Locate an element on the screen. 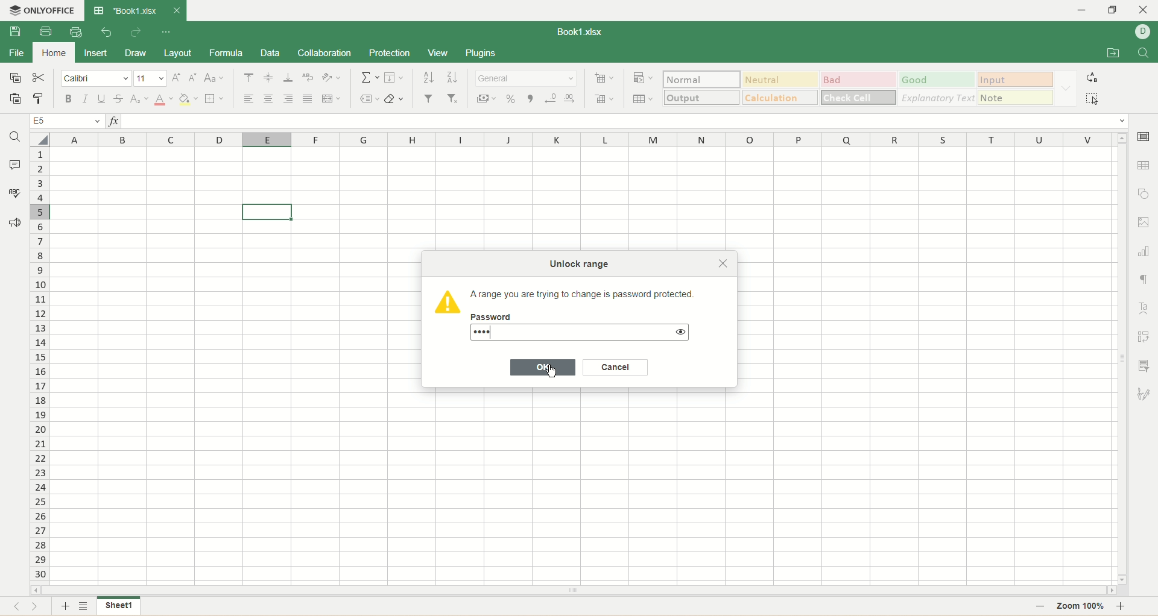  summation is located at coordinates (372, 77).